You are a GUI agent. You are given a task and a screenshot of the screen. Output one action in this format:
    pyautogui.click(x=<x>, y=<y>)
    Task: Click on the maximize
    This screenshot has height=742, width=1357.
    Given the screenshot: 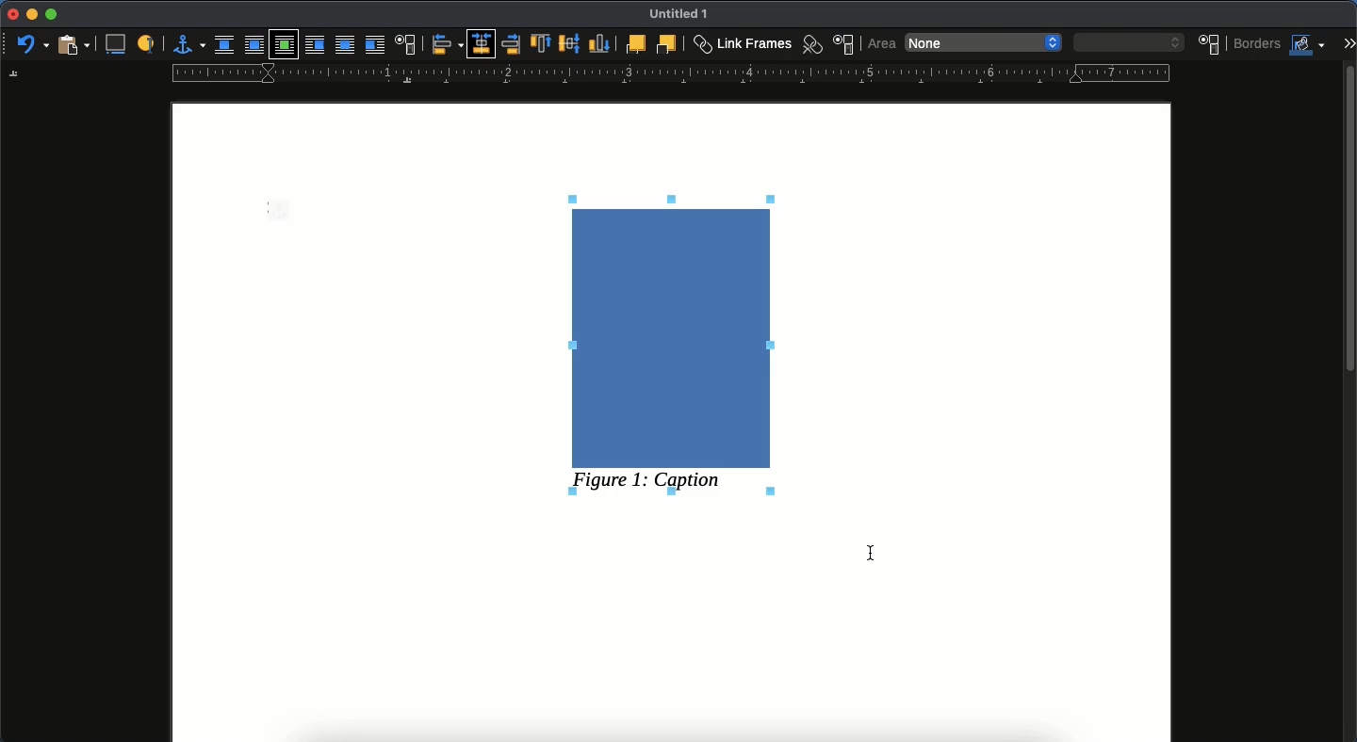 What is the action you would take?
    pyautogui.click(x=53, y=16)
    